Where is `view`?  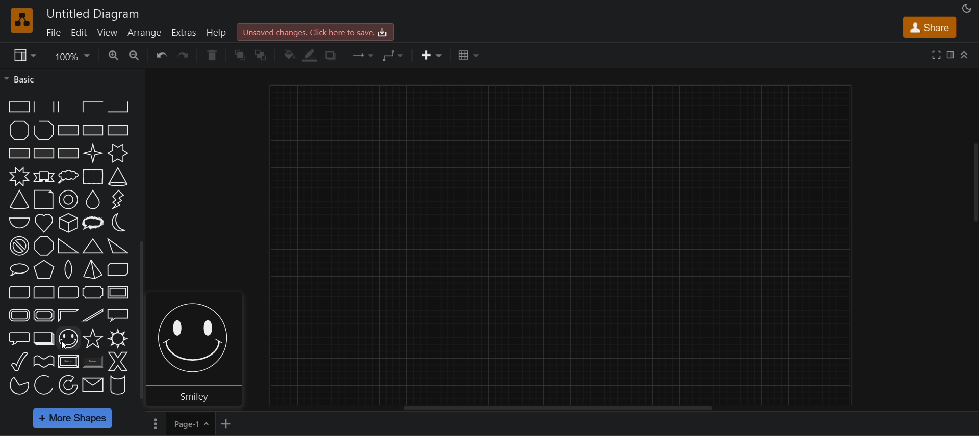 view is located at coordinates (107, 32).